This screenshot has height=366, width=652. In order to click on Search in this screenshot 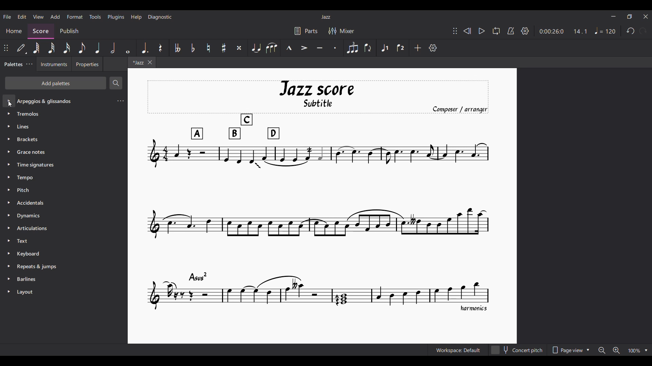, I will do `click(115, 83)`.